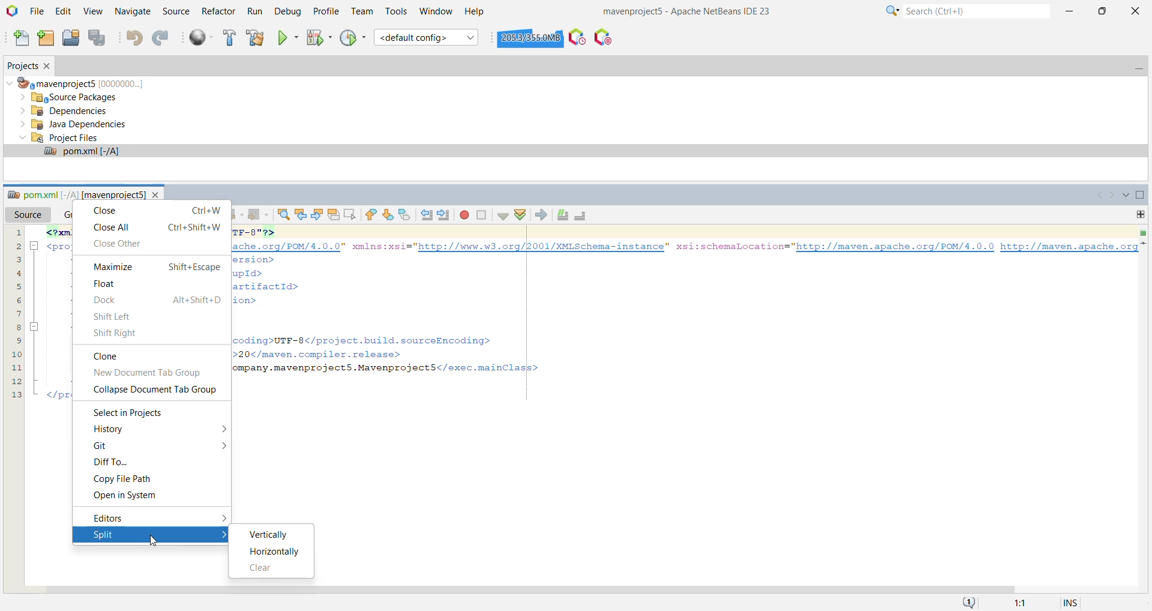 This screenshot has height=611, width=1152. I want to click on Team, so click(361, 11).